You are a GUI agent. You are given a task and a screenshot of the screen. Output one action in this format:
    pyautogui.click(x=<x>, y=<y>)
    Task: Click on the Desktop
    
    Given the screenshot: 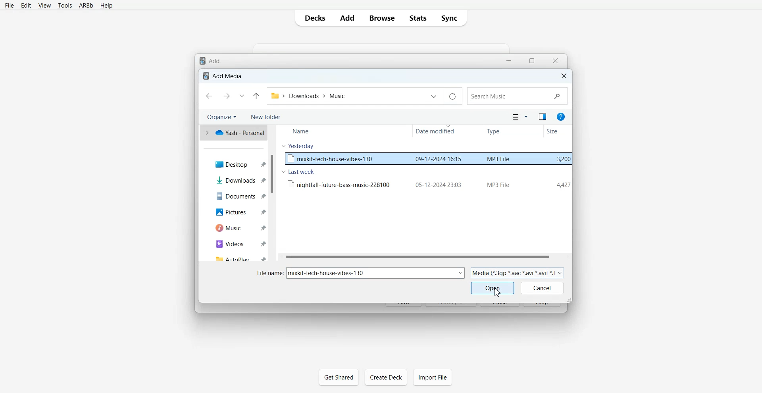 What is the action you would take?
    pyautogui.click(x=240, y=163)
    